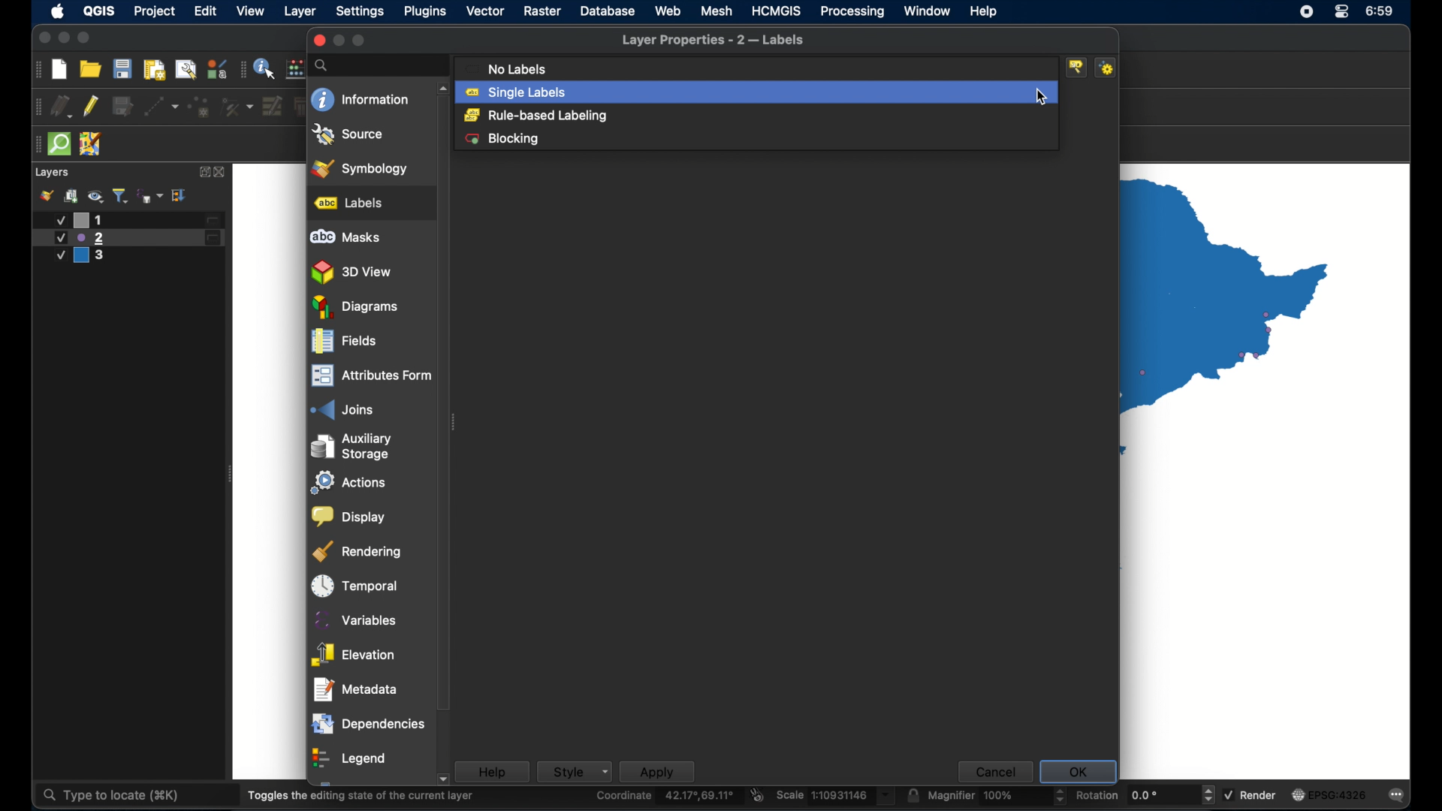 This screenshot has height=811, width=1442. What do you see at coordinates (360, 99) in the screenshot?
I see `information` at bounding box center [360, 99].